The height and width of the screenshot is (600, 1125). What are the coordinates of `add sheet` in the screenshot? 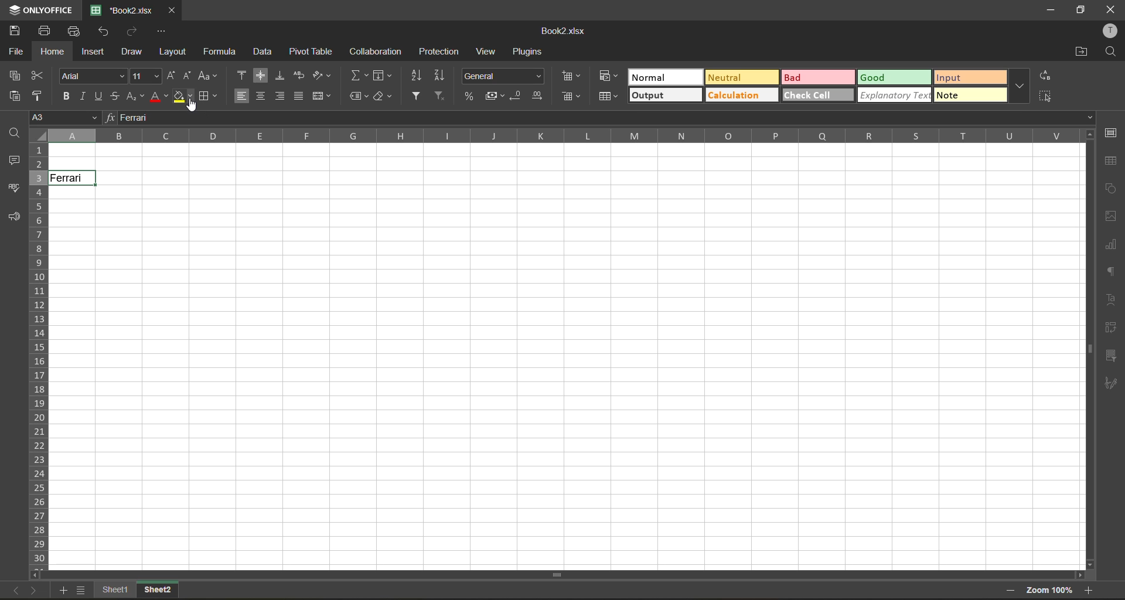 It's located at (58, 591).